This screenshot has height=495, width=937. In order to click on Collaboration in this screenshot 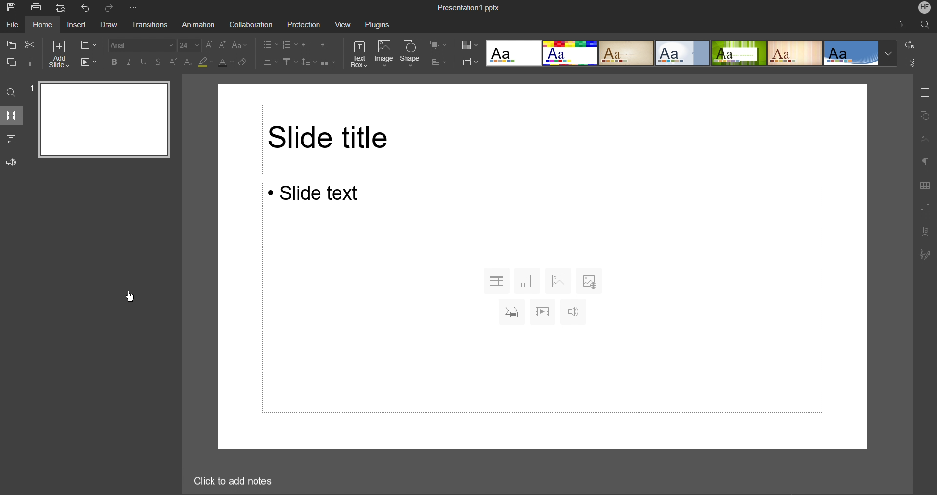, I will do `click(251, 24)`.